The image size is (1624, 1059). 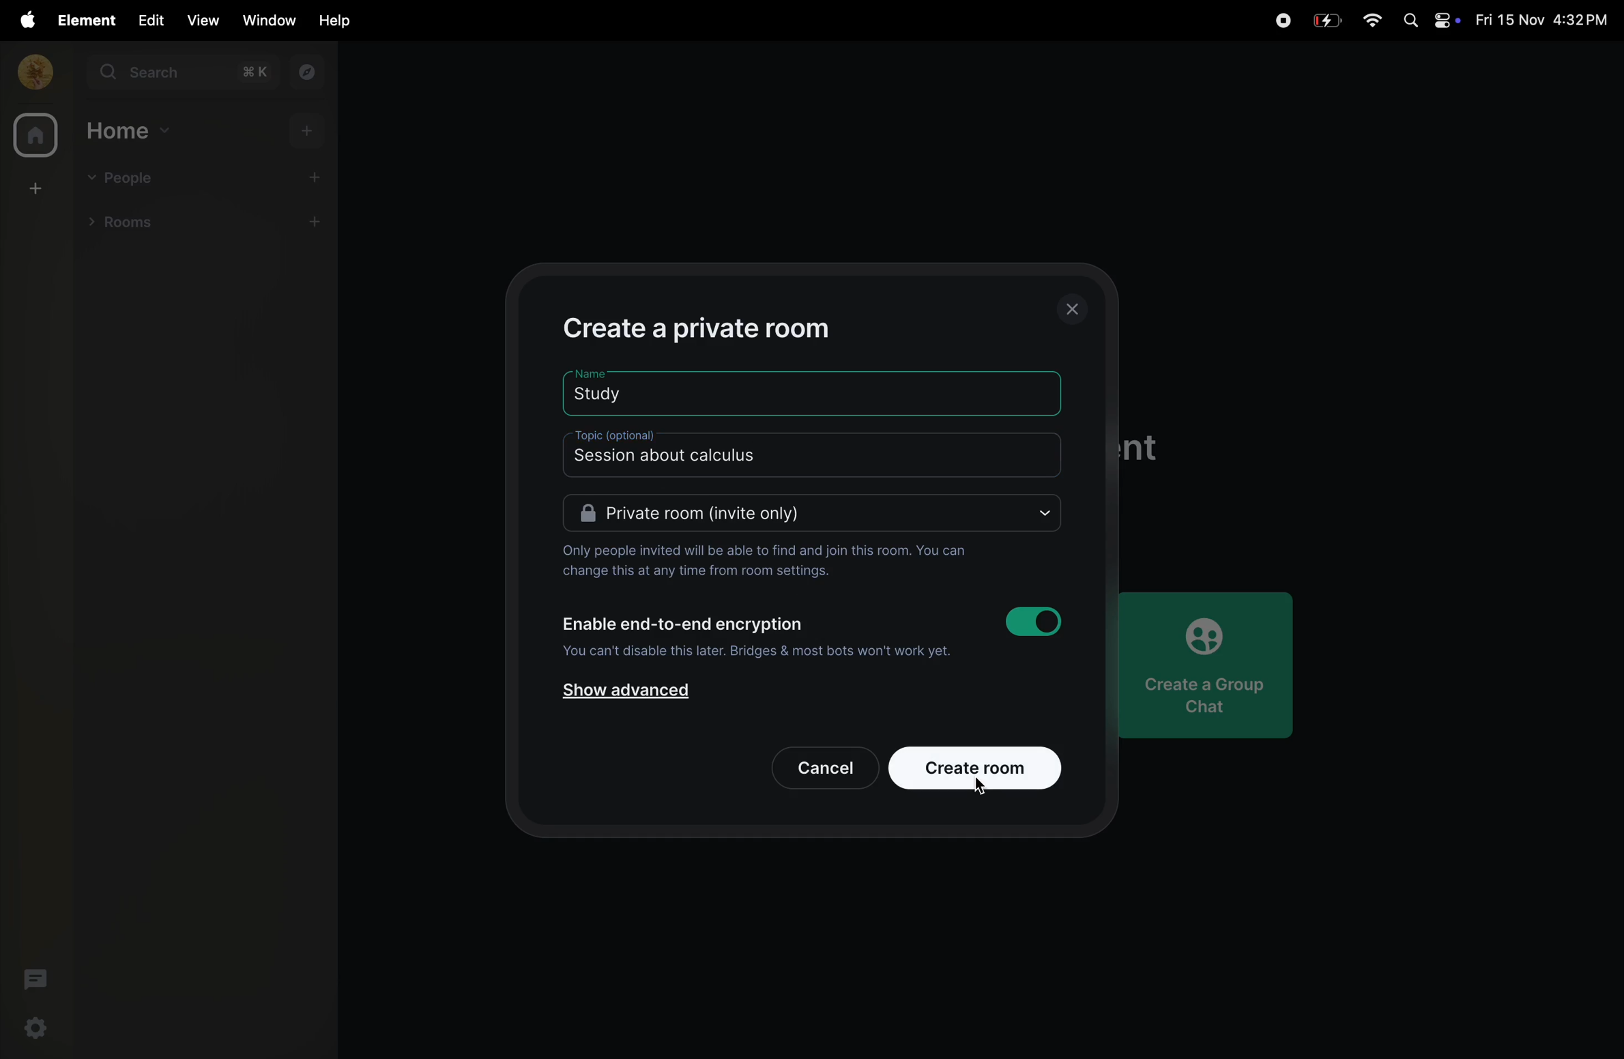 I want to click on create room, so click(x=33, y=189).